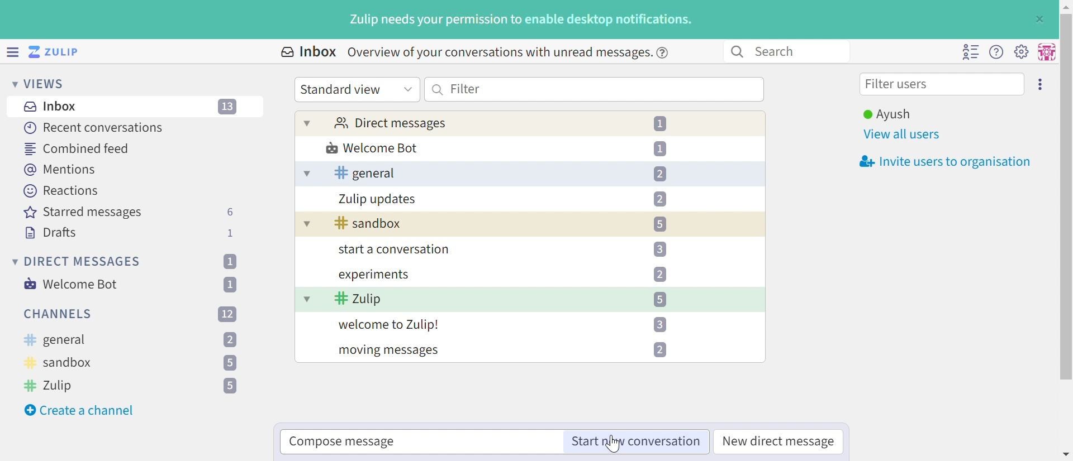 The image size is (1073, 461). I want to click on Drafts, so click(51, 234).